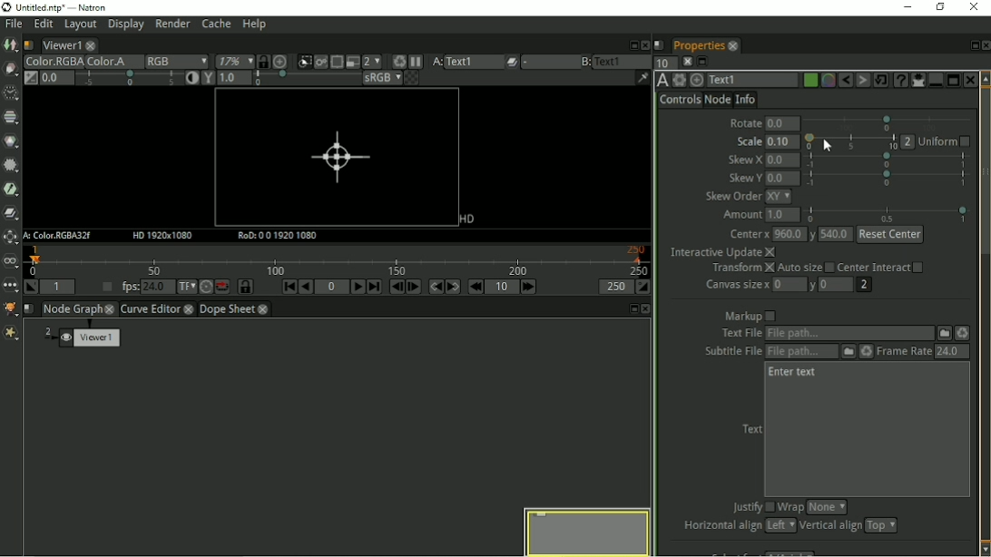  What do you see at coordinates (415, 61) in the screenshot?
I see `Pause updates` at bounding box center [415, 61].